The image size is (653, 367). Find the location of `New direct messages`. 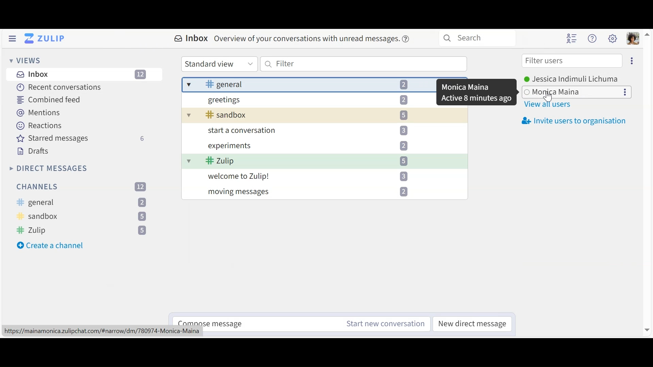

New direct messages is located at coordinates (472, 324).